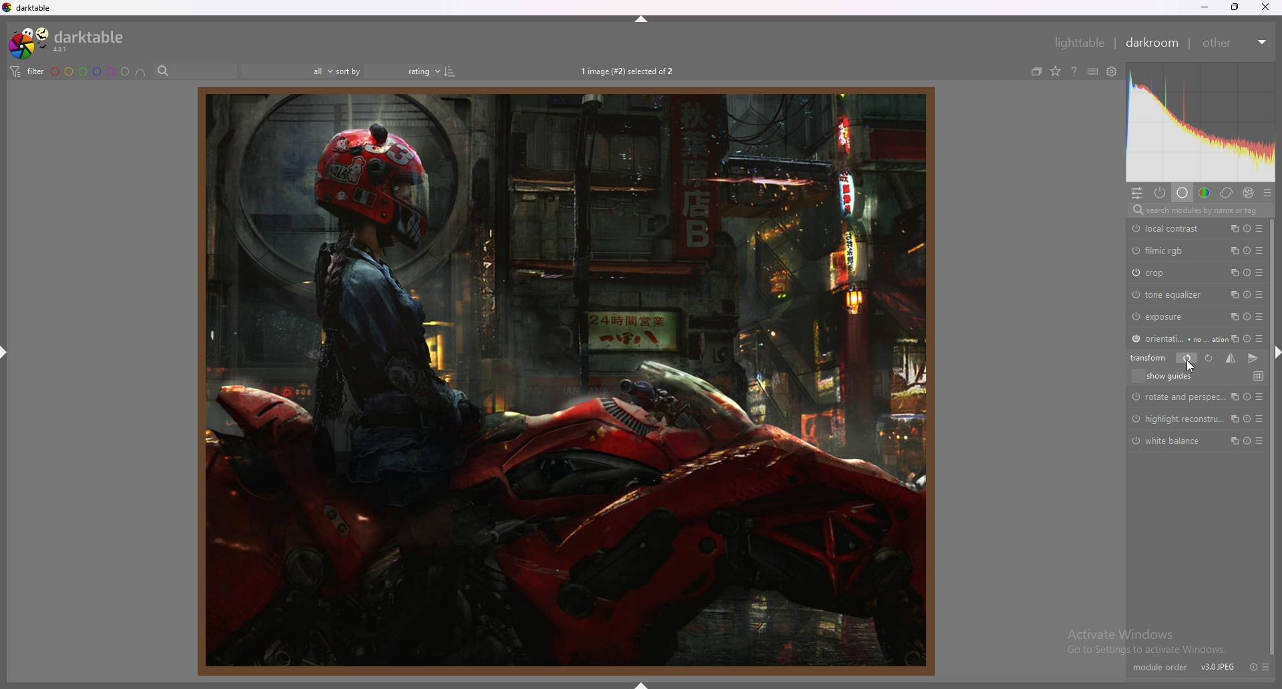 Image resolution: width=1282 pixels, height=689 pixels. Describe the element at coordinates (1255, 358) in the screenshot. I see `flip vertically` at that location.